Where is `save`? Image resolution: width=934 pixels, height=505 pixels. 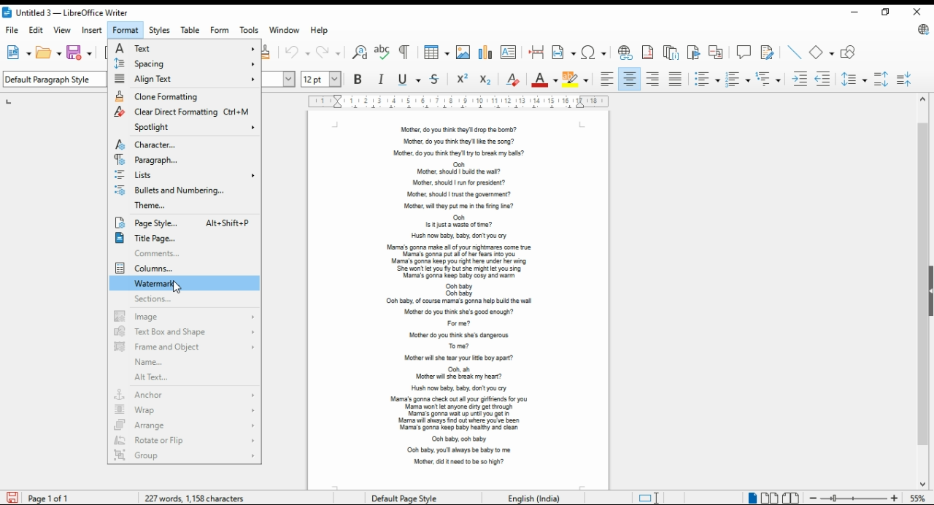 save is located at coordinates (80, 52).